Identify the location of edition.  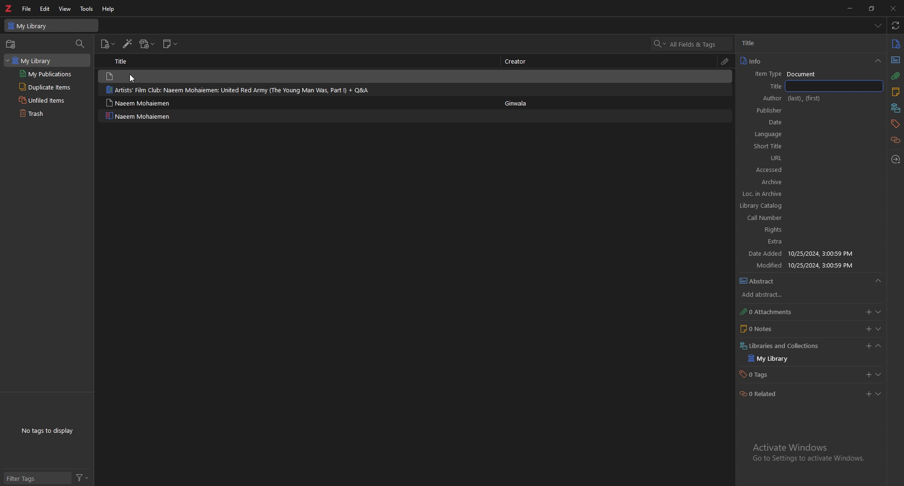
(765, 170).